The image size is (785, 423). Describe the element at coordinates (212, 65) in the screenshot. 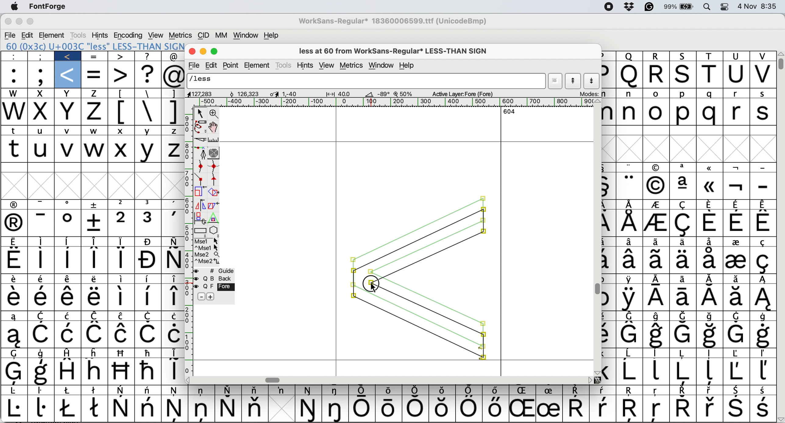

I see `edit` at that location.